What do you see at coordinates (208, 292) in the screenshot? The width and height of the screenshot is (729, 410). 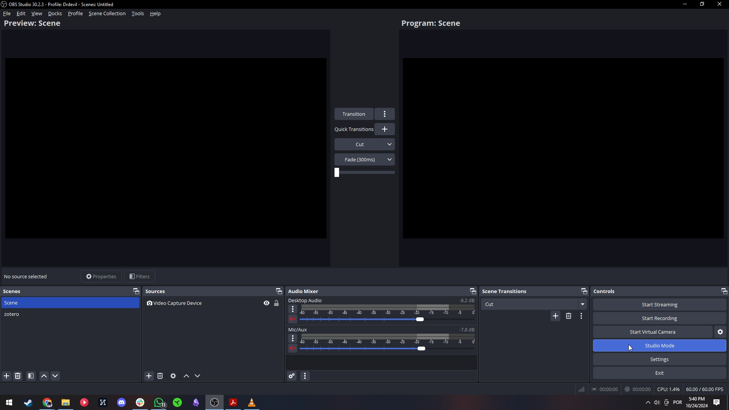 I see `Sources` at bounding box center [208, 292].